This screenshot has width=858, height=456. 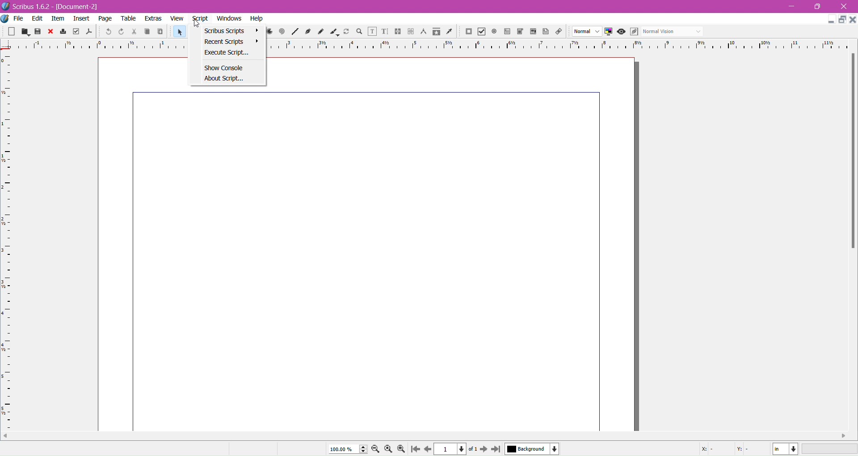 I want to click on Rotate Item, so click(x=346, y=32).